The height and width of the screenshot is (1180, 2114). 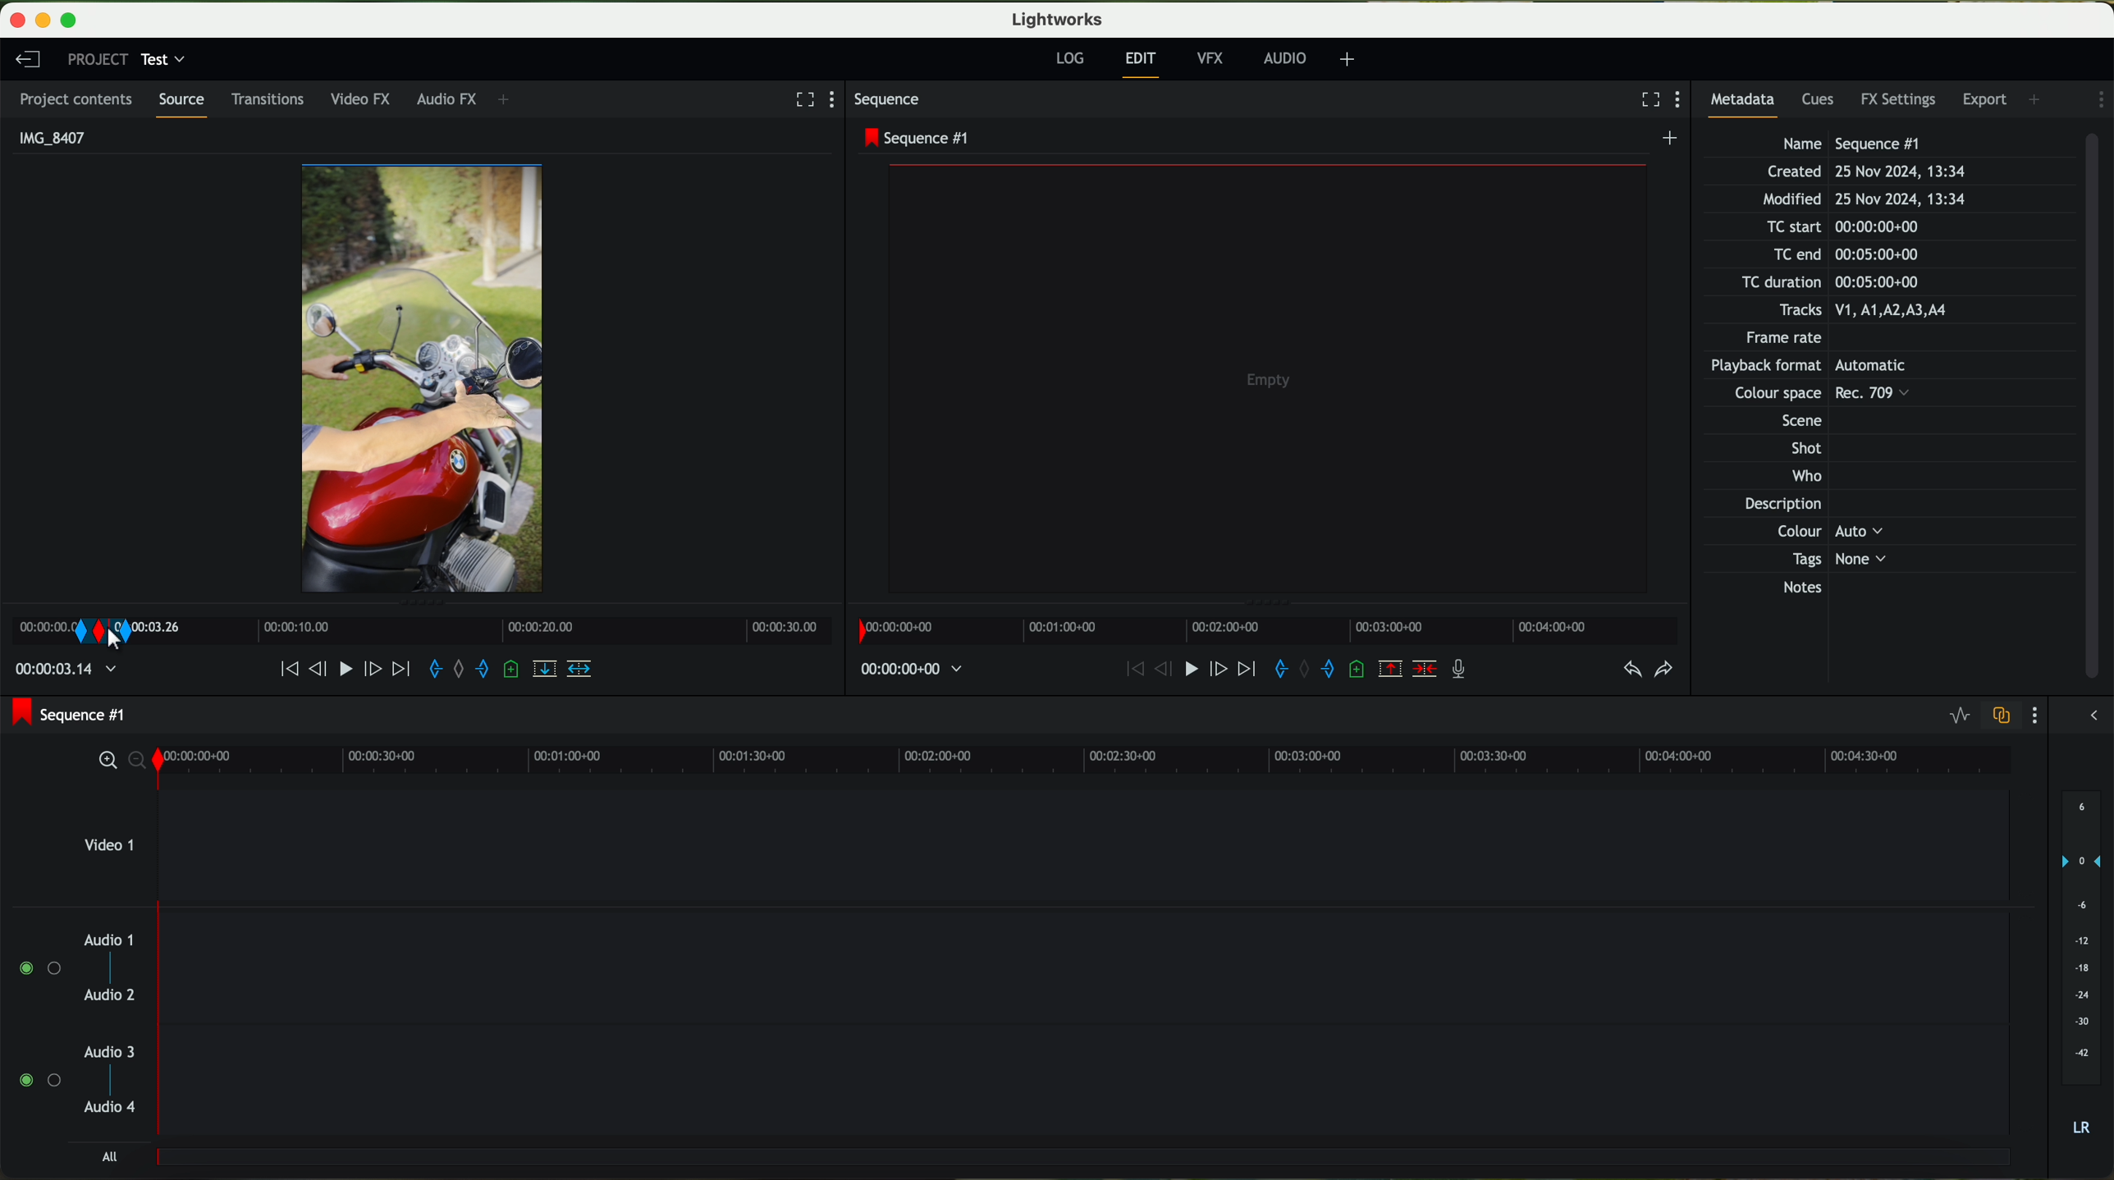 I want to click on Shot, so click(x=1804, y=448).